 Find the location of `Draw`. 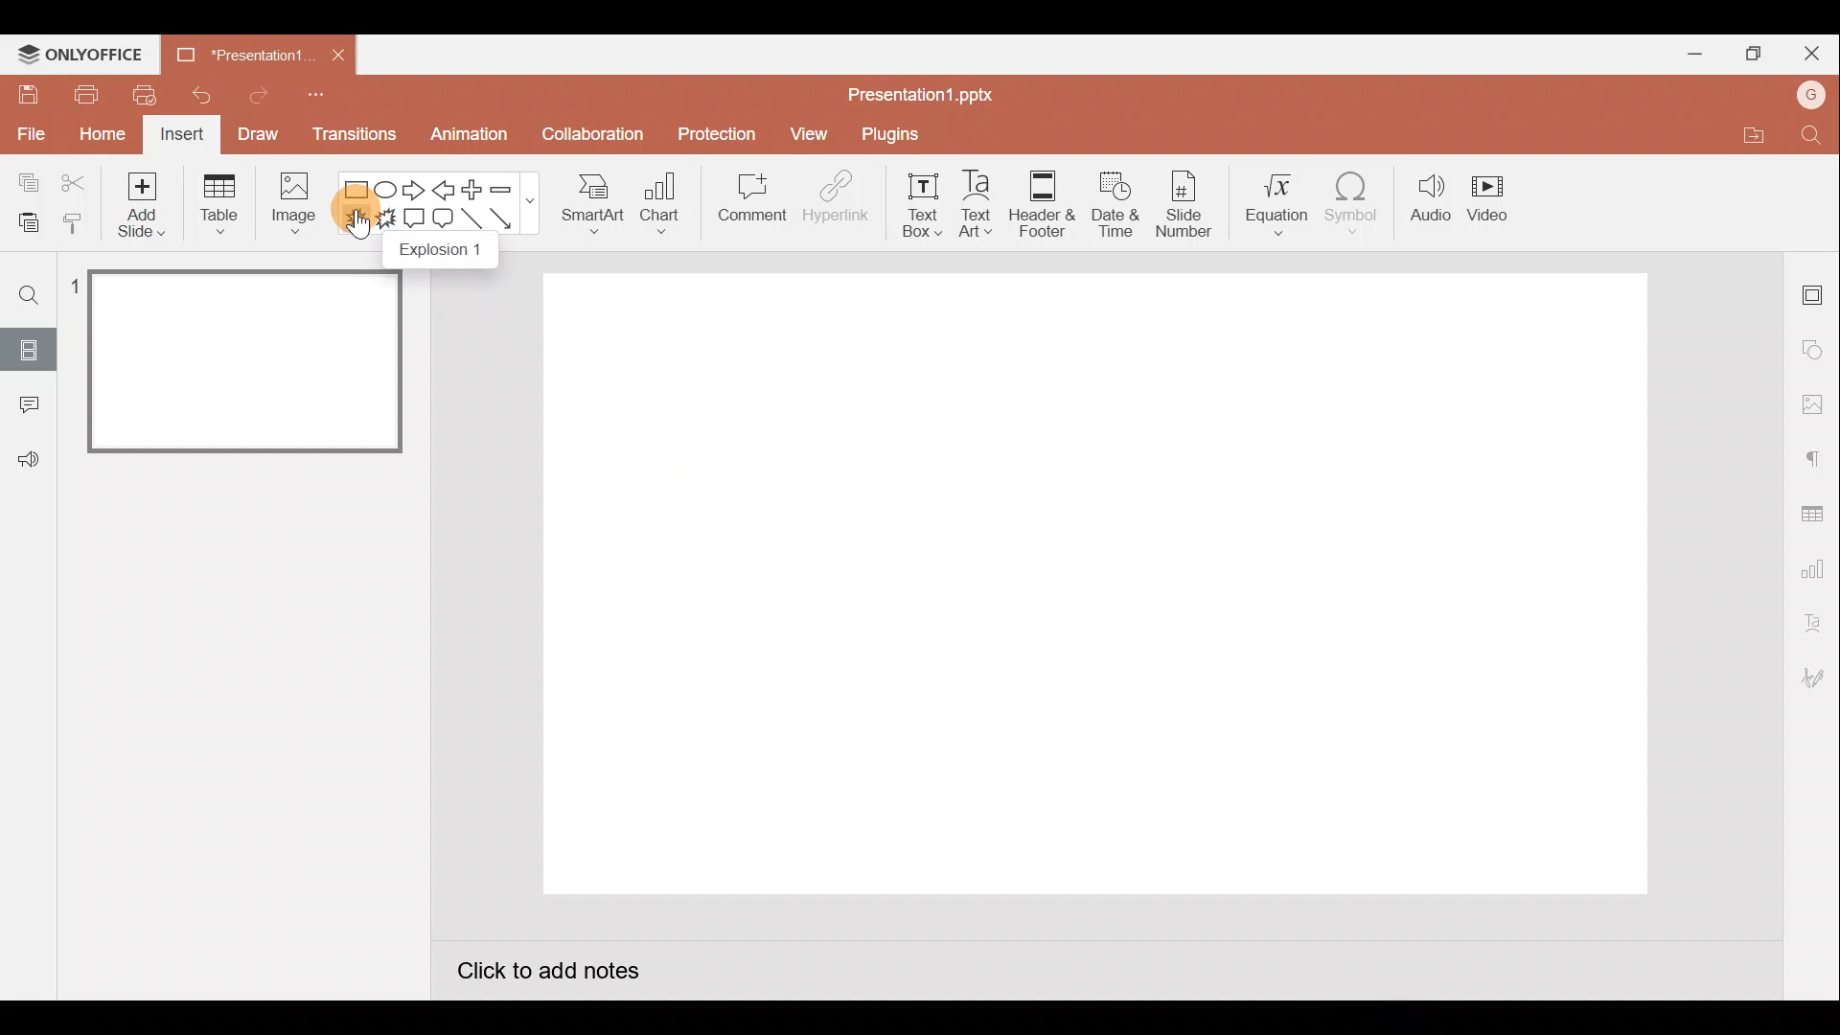

Draw is located at coordinates (258, 136).